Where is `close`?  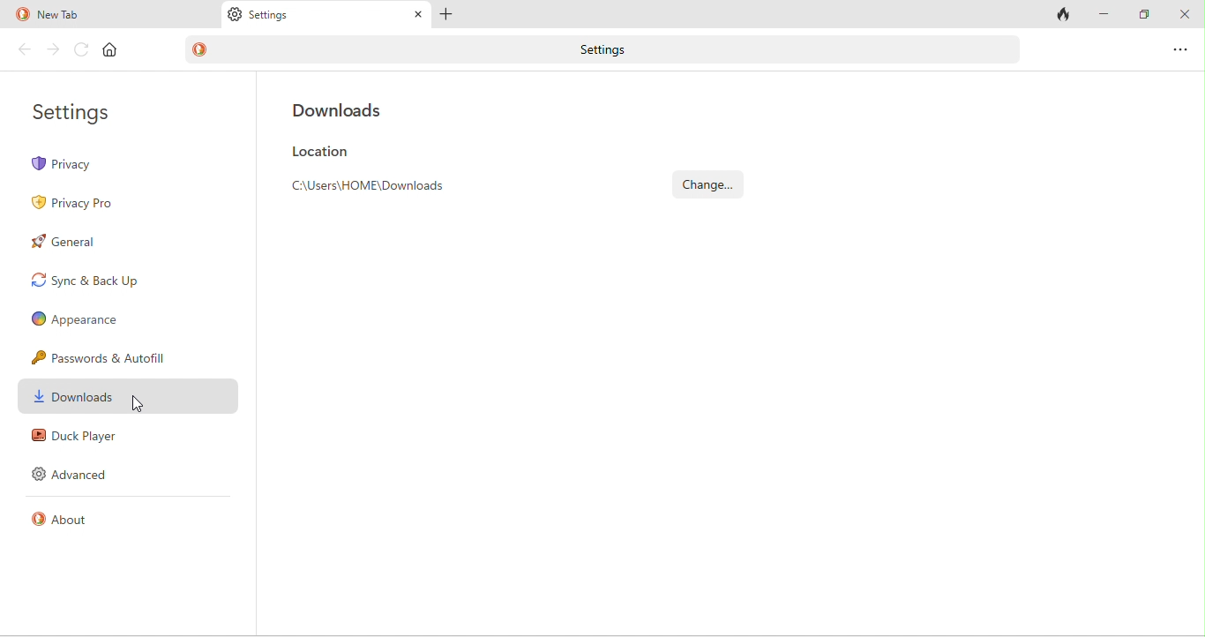 close is located at coordinates (1186, 18).